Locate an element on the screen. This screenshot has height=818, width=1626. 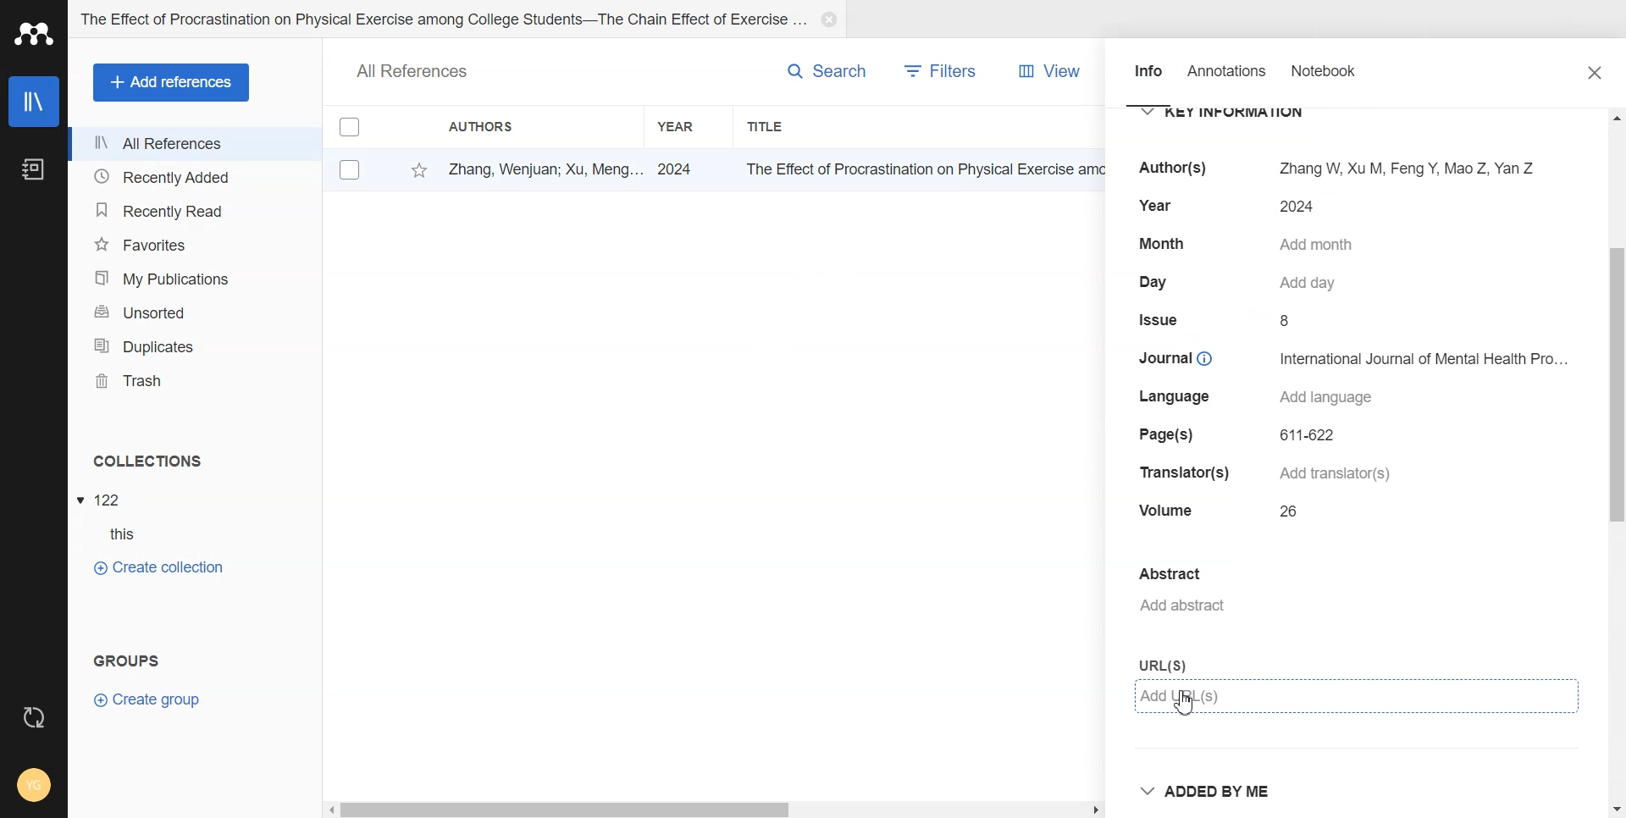
Title is located at coordinates (819, 126).